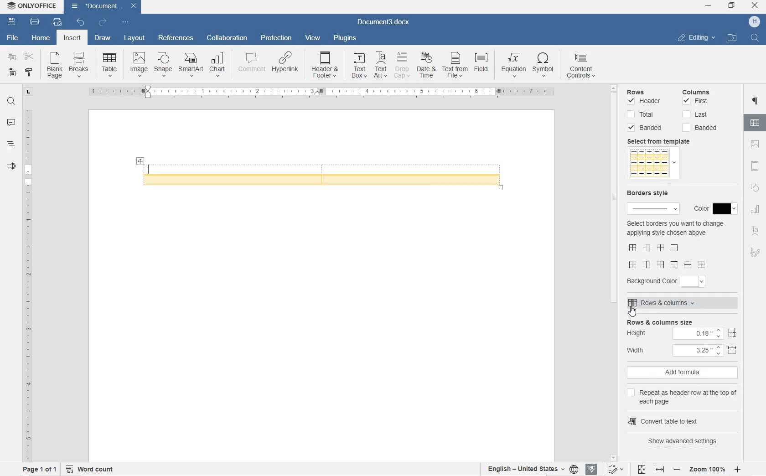 This screenshot has height=476, width=766. Describe the element at coordinates (708, 469) in the screenshot. I see `ZOOM IN OR OUT` at that location.